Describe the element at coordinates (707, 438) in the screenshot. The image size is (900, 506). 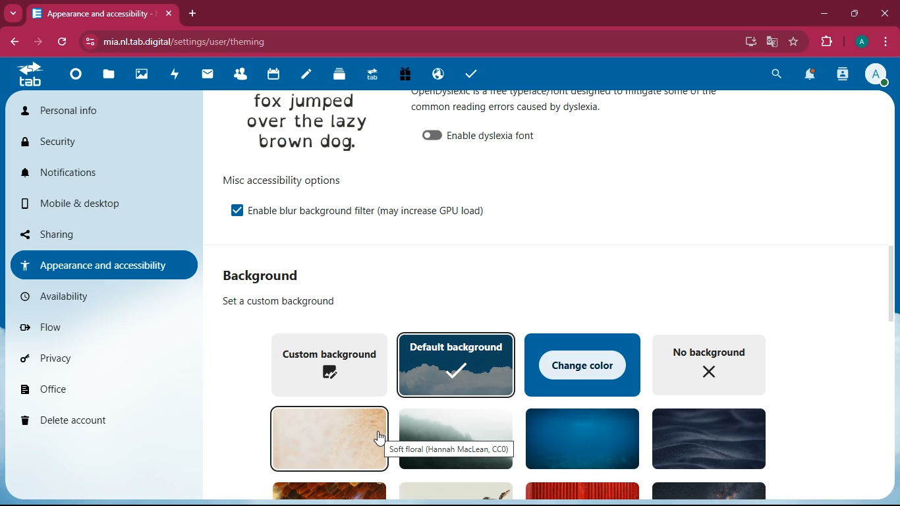
I see `background` at that location.